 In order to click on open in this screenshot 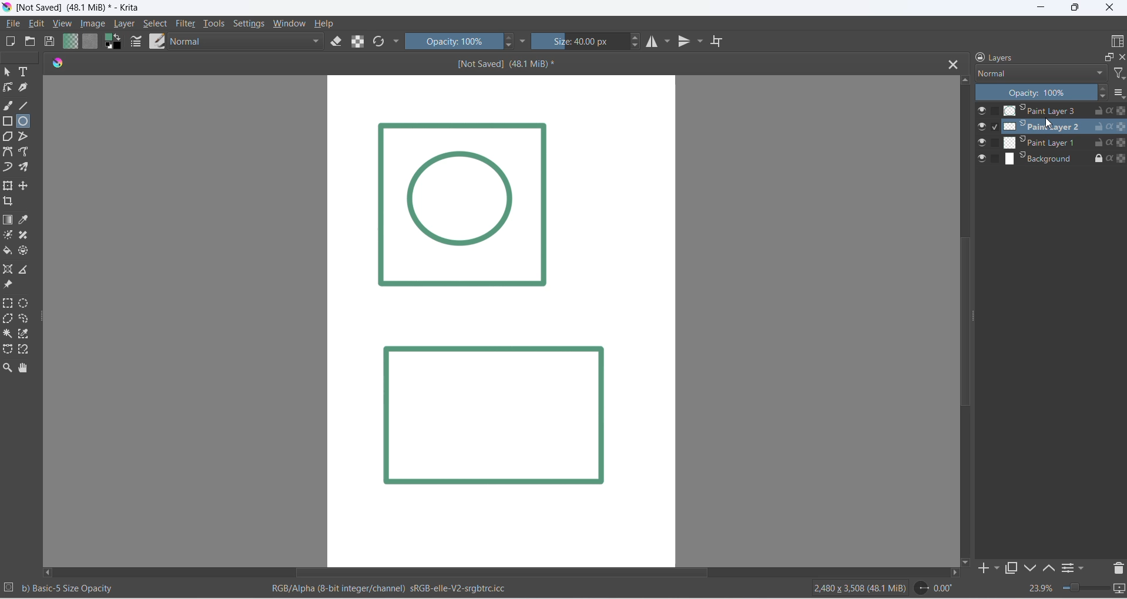, I will do `click(31, 42)`.